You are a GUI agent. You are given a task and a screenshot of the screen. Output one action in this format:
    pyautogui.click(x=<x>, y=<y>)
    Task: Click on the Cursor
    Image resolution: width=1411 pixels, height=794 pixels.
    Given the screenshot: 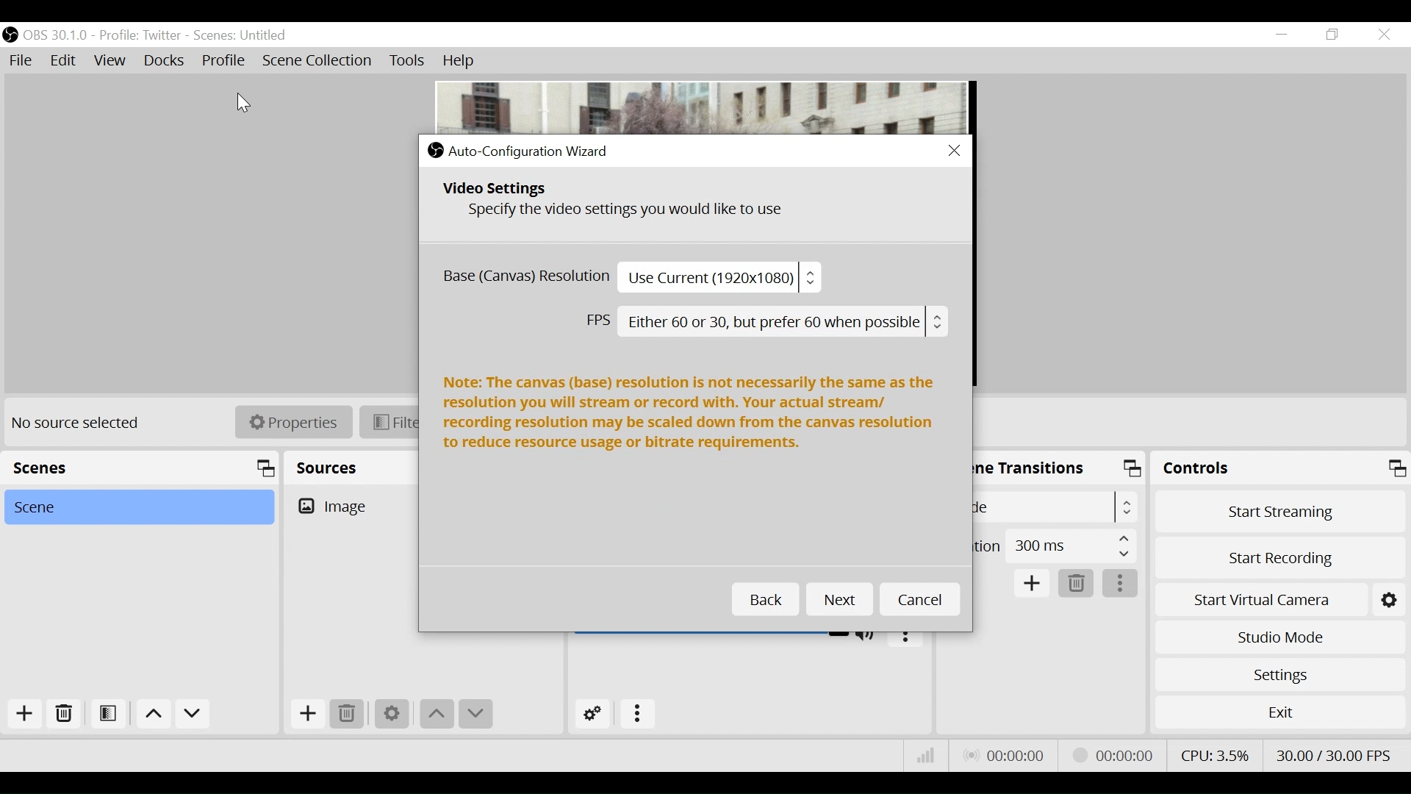 What is the action you would take?
    pyautogui.click(x=240, y=99)
    